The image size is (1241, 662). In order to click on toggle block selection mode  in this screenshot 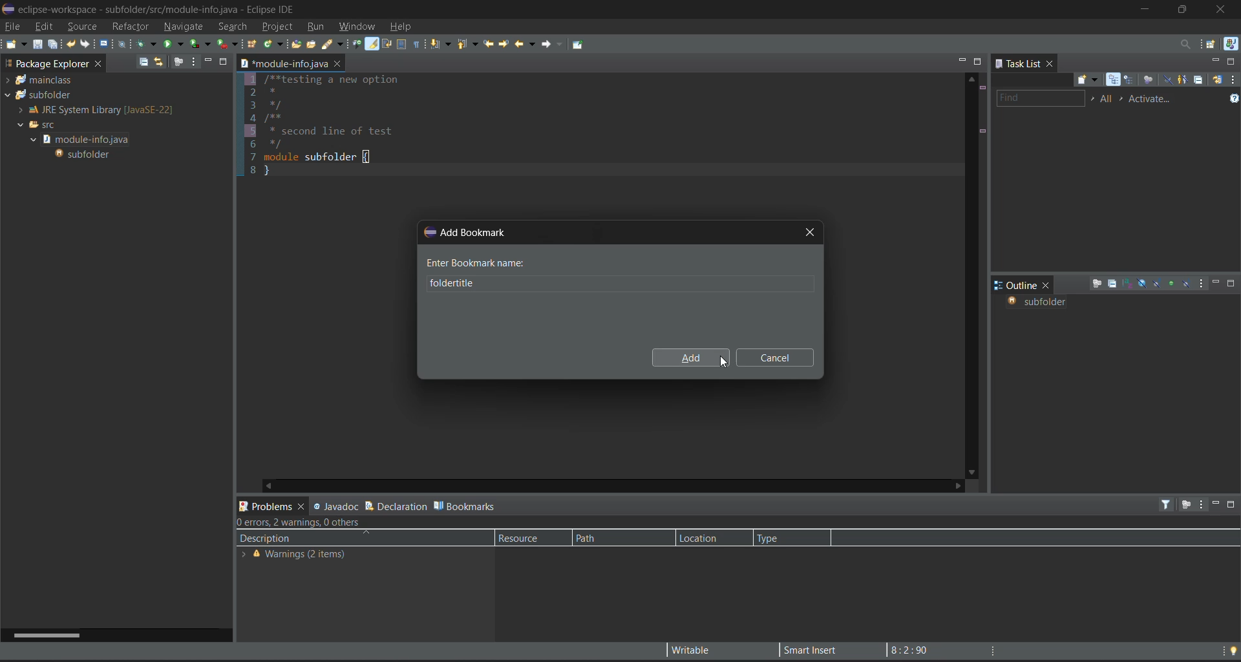, I will do `click(401, 45)`.